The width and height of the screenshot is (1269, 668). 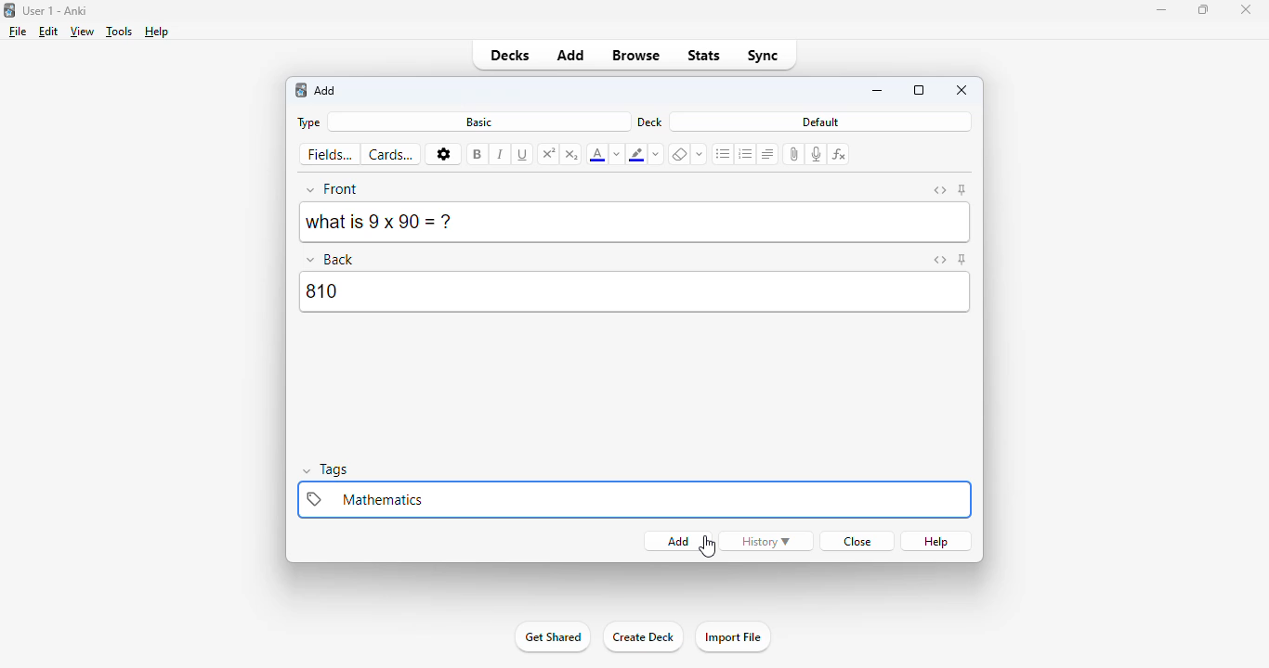 What do you see at coordinates (333, 258) in the screenshot?
I see `back` at bounding box center [333, 258].